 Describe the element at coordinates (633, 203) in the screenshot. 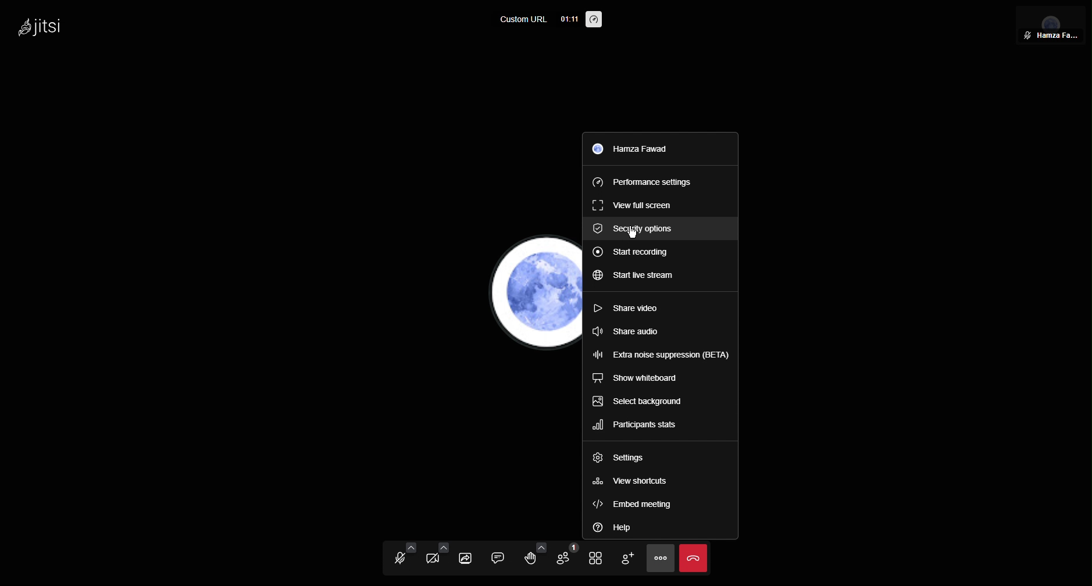

I see `Fullscreen` at that location.